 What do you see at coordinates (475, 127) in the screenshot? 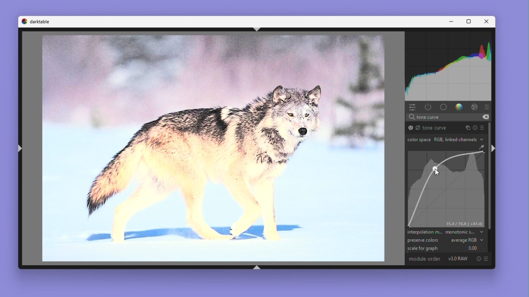
I see `Reset parameters` at bounding box center [475, 127].